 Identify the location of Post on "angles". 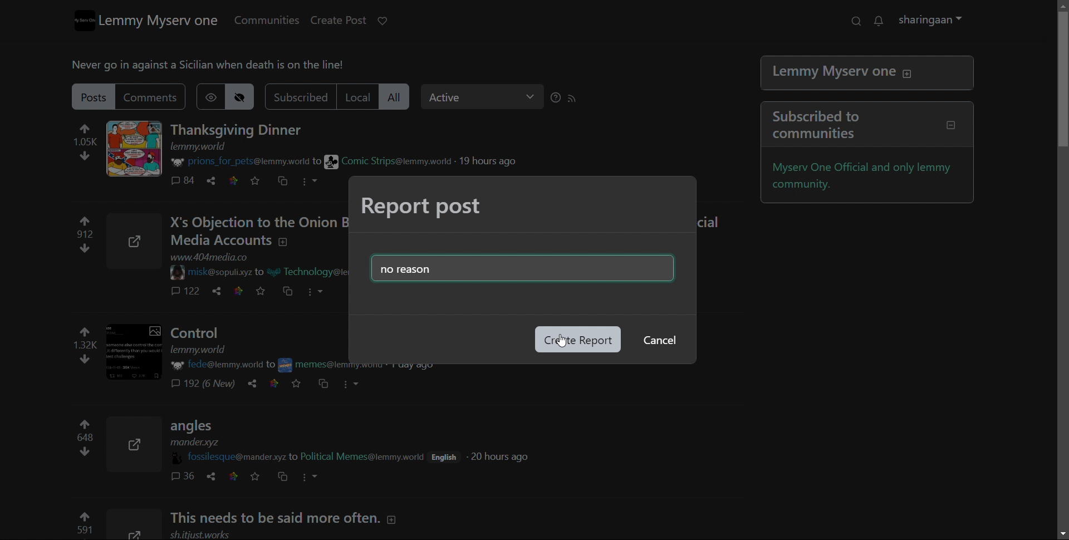
(301, 434).